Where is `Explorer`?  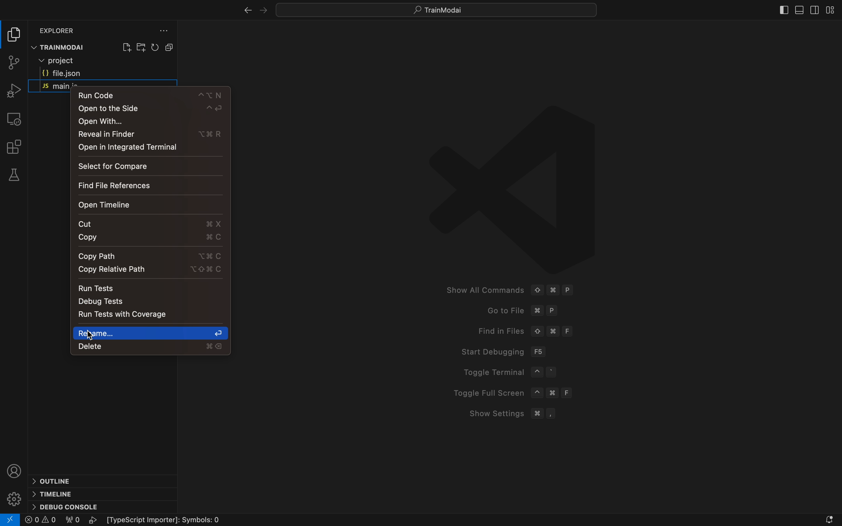
Explorer is located at coordinates (61, 30).